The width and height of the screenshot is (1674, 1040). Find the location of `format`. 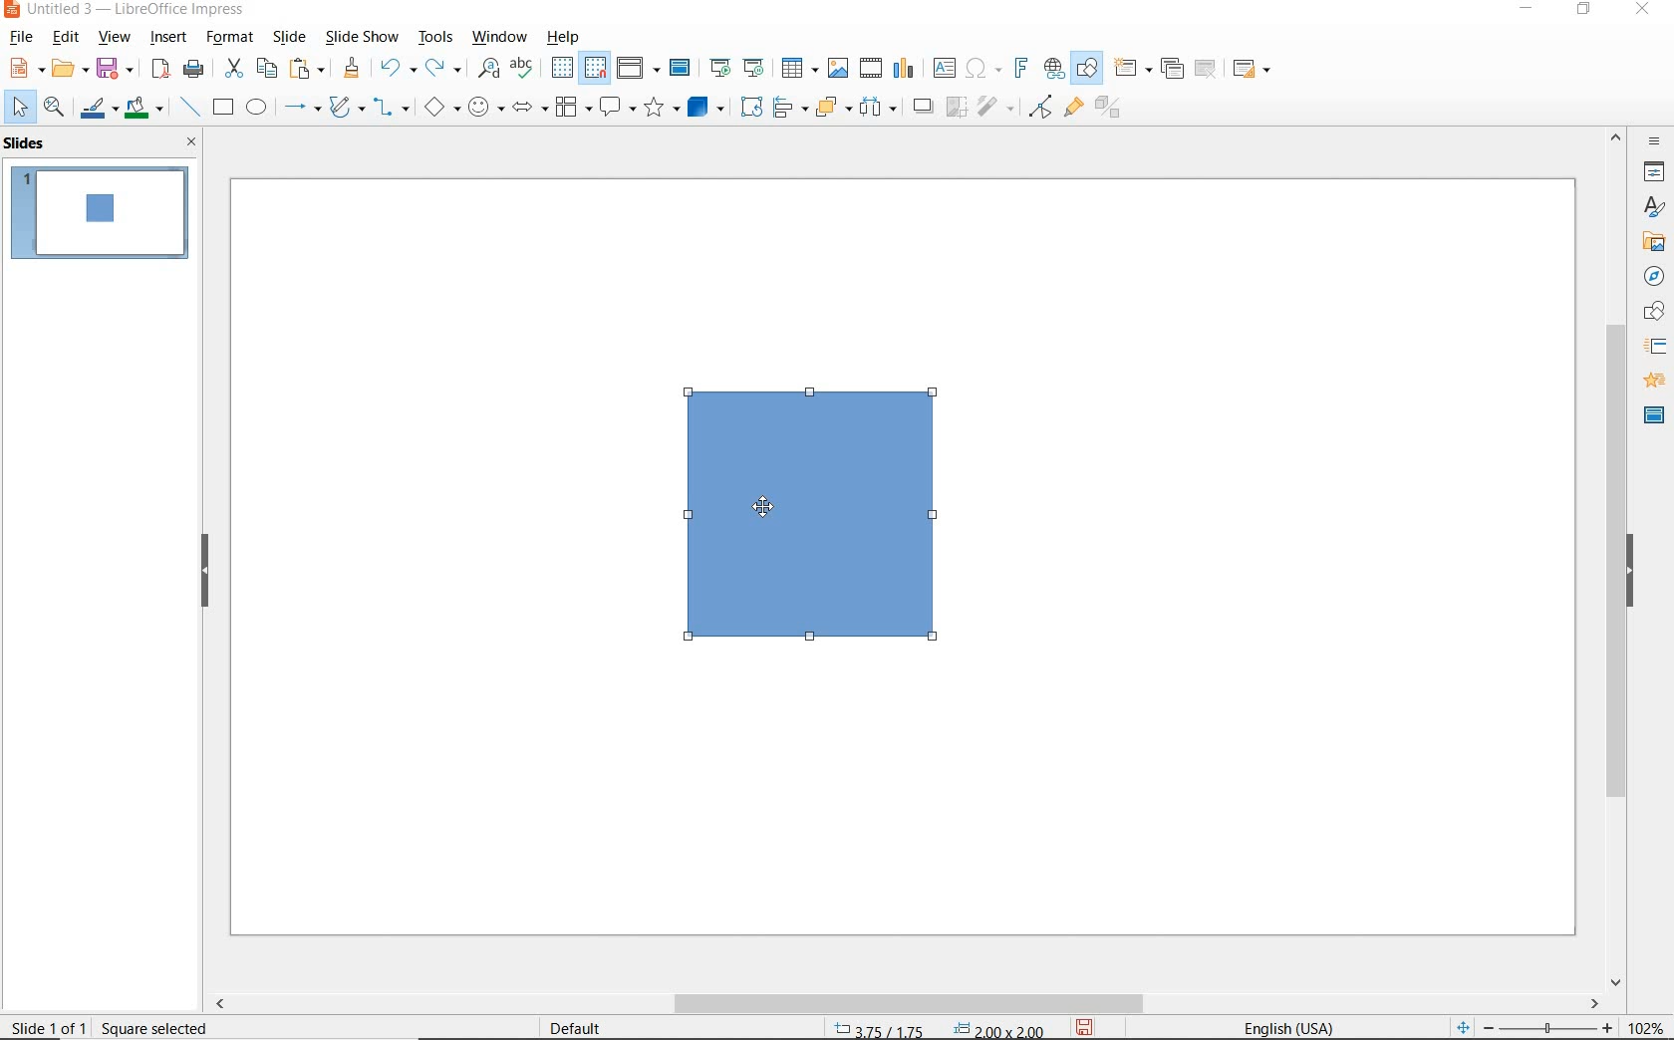

format is located at coordinates (232, 38).